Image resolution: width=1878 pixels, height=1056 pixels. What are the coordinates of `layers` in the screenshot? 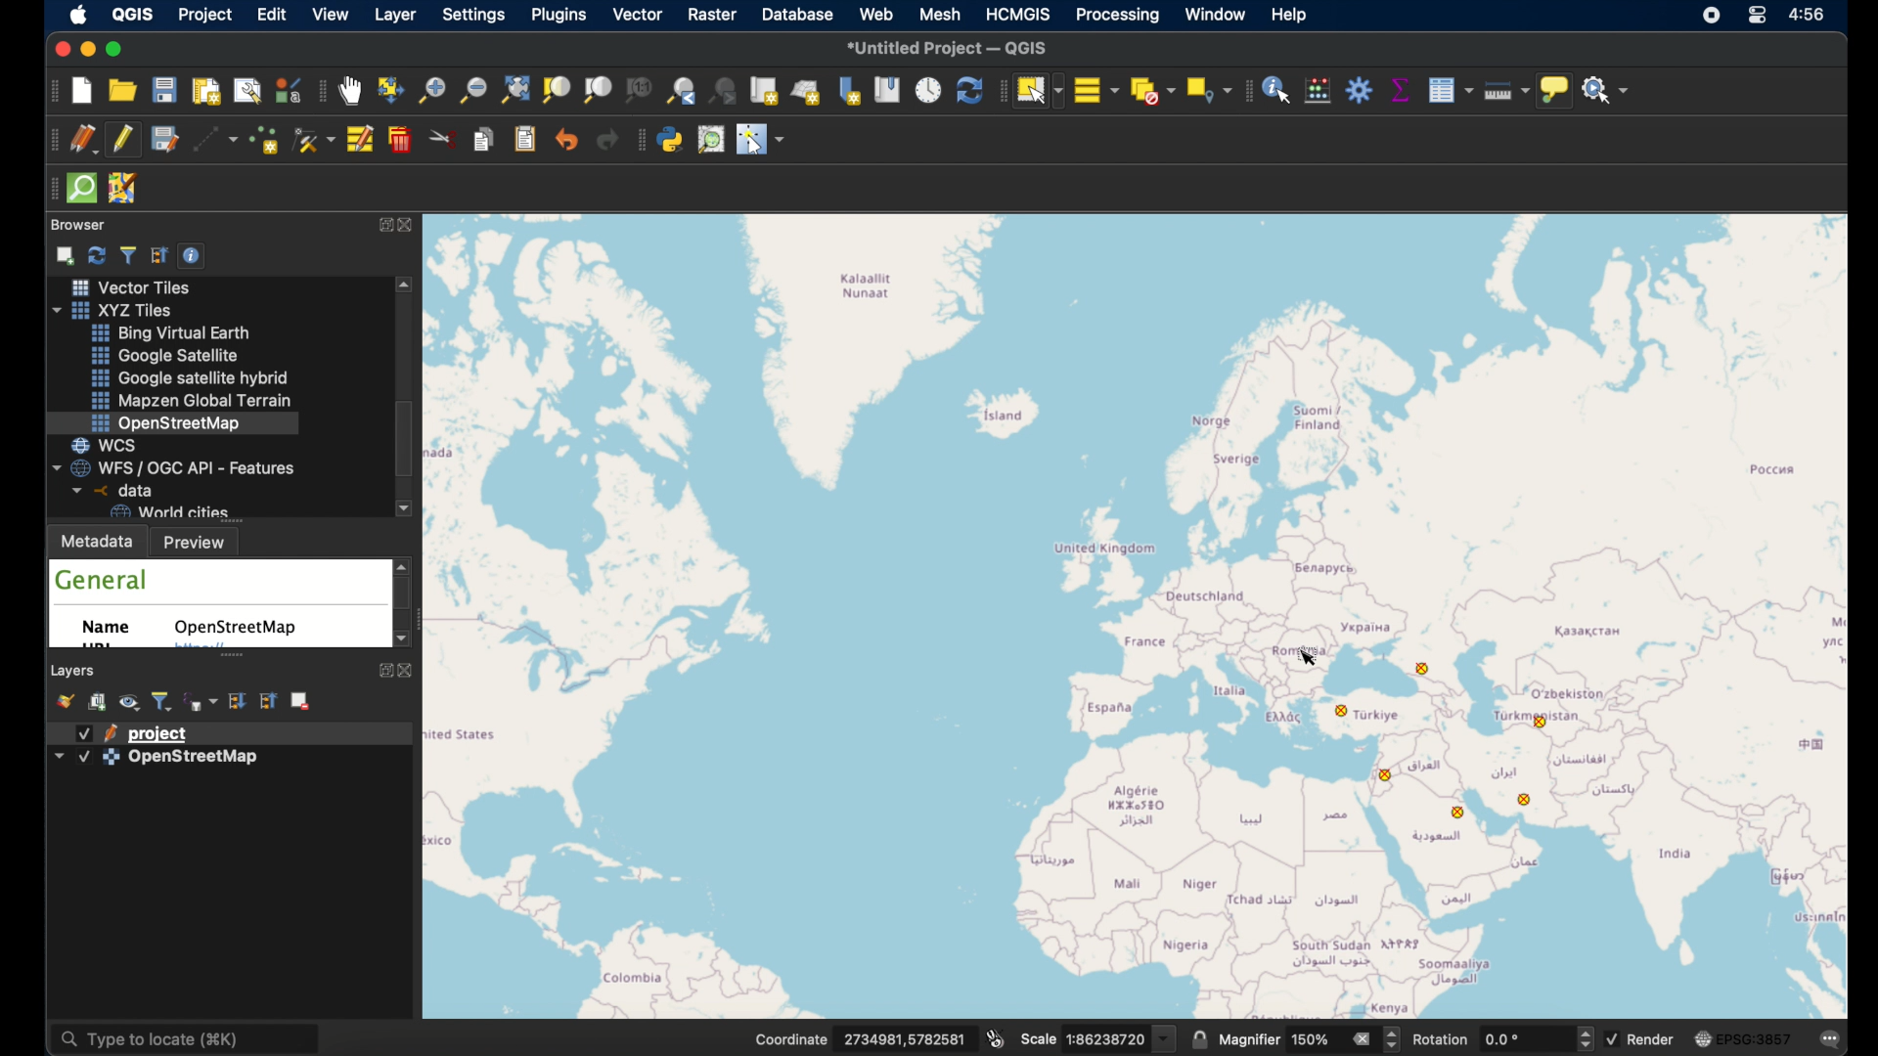 It's located at (74, 670).